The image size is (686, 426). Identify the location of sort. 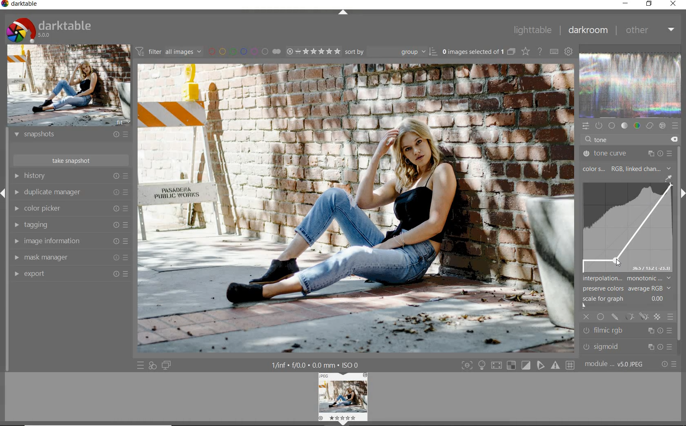
(391, 53).